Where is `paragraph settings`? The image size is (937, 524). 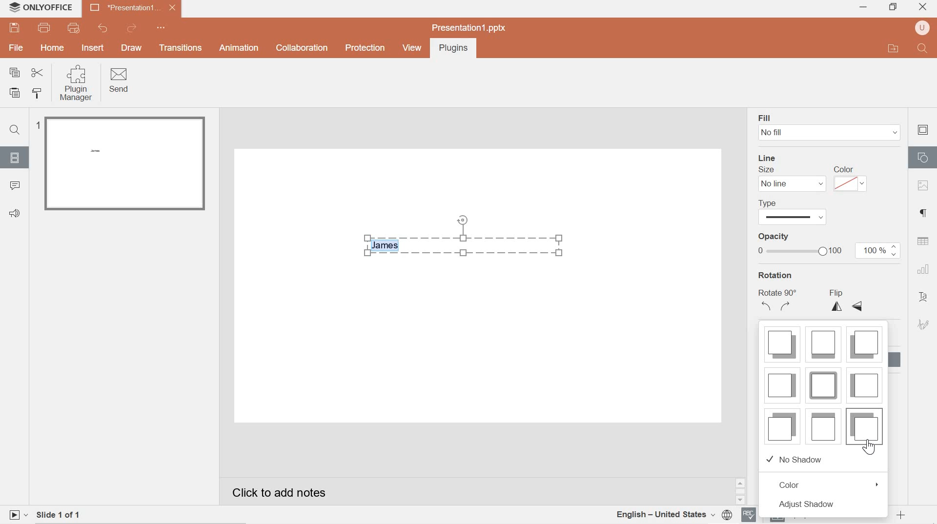
paragraph settings is located at coordinates (925, 214).